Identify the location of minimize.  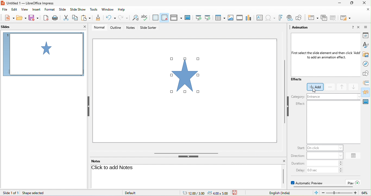
(340, 3).